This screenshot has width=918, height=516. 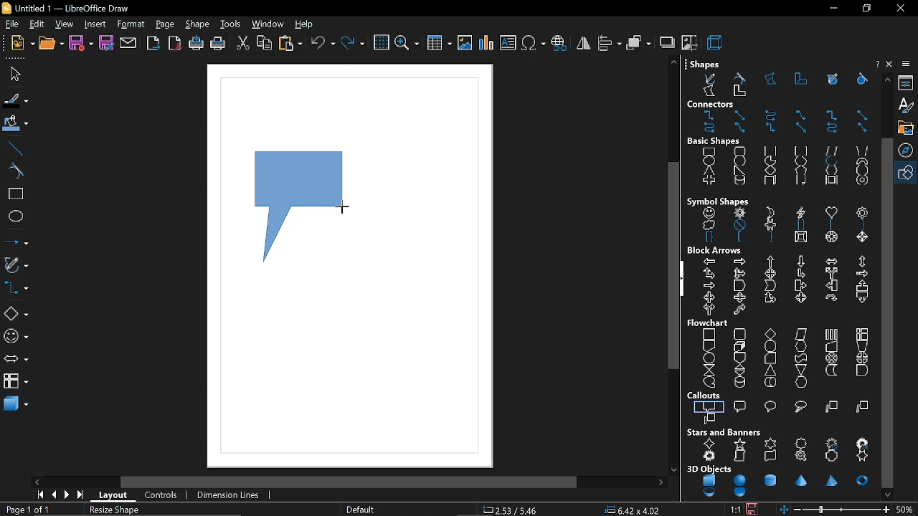 What do you see at coordinates (800, 262) in the screenshot?
I see `down arrow` at bounding box center [800, 262].